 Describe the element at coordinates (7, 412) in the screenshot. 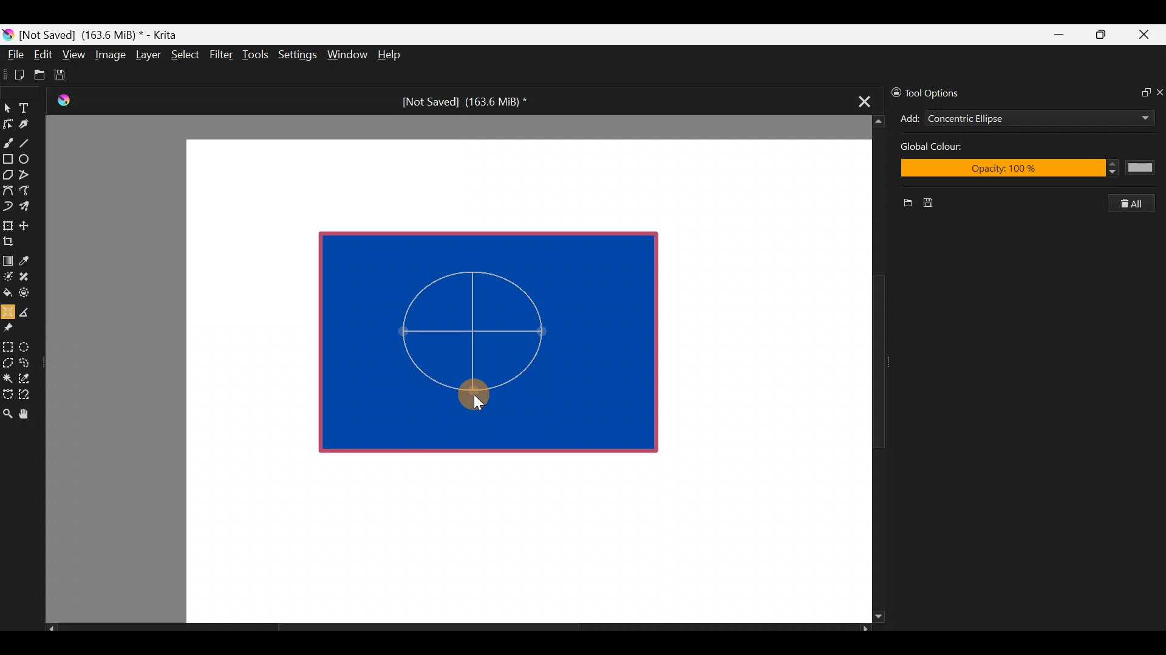

I see `Zoom tool` at that location.